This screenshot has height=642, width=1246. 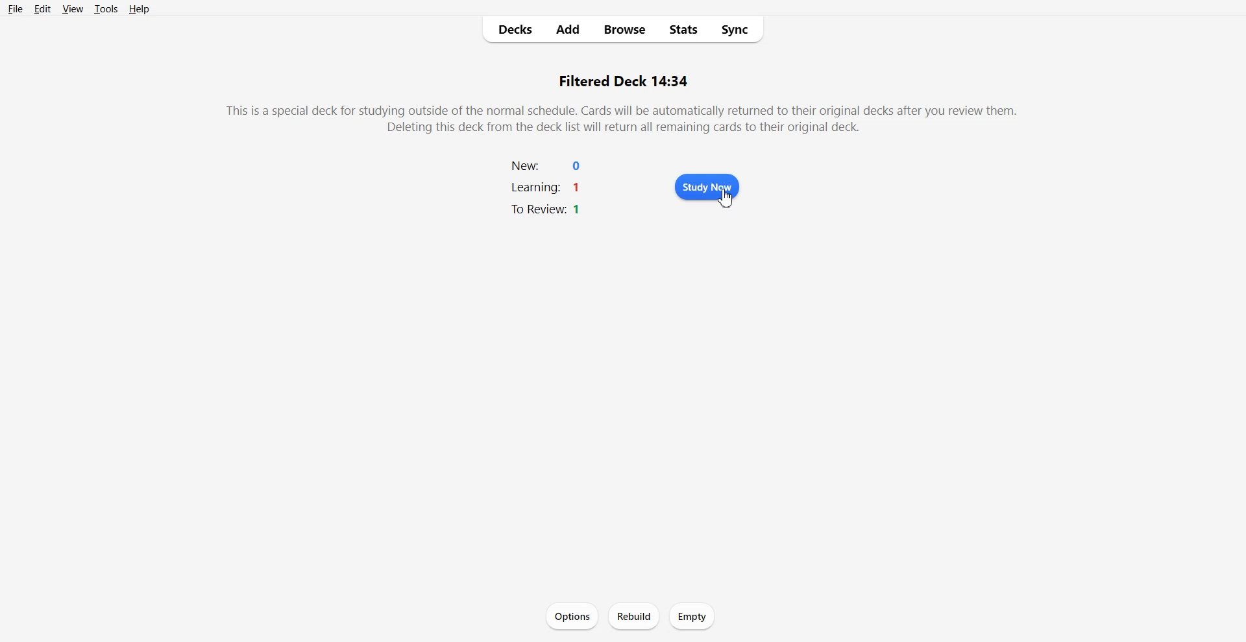 I want to click on Edit, so click(x=42, y=8).